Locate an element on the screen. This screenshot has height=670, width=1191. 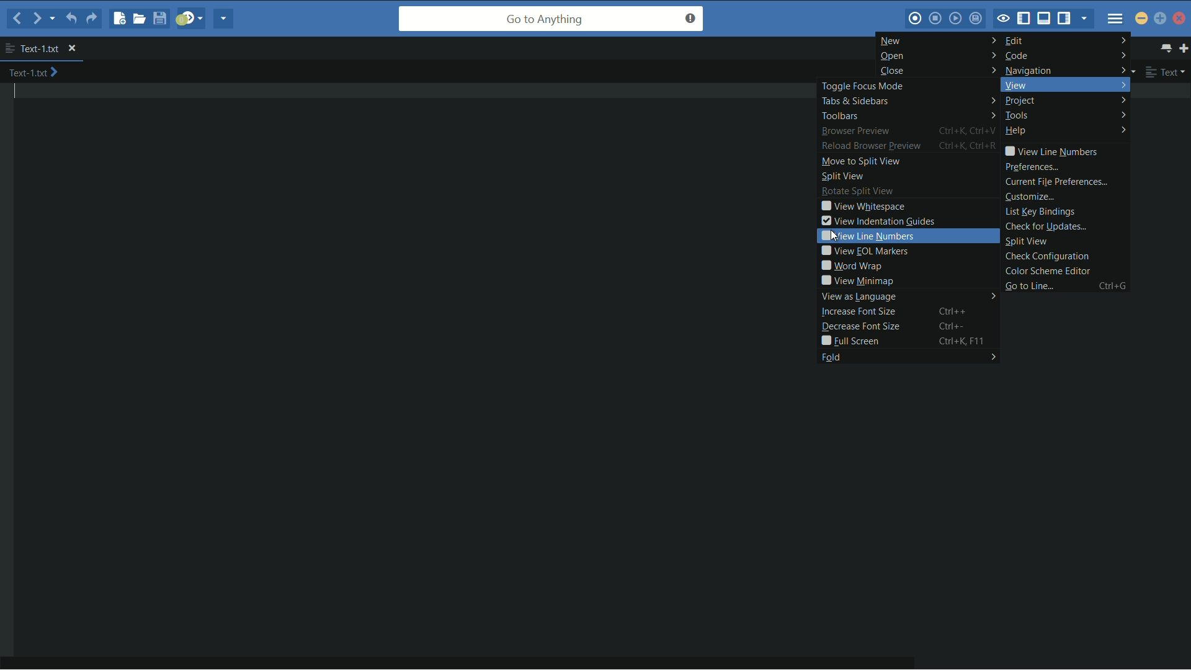
record macro is located at coordinates (914, 19).